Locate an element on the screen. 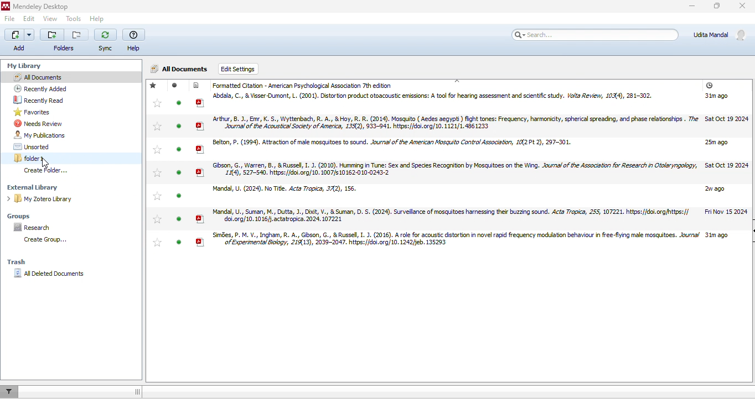  research articles is located at coordinates (471, 218).